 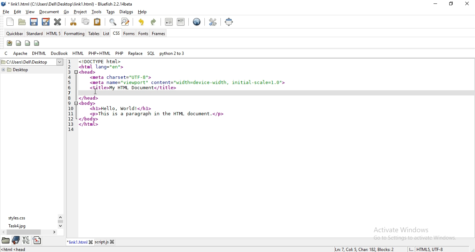 What do you see at coordinates (16, 240) in the screenshot?
I see `bookmark` at bounding box center [16, 240].